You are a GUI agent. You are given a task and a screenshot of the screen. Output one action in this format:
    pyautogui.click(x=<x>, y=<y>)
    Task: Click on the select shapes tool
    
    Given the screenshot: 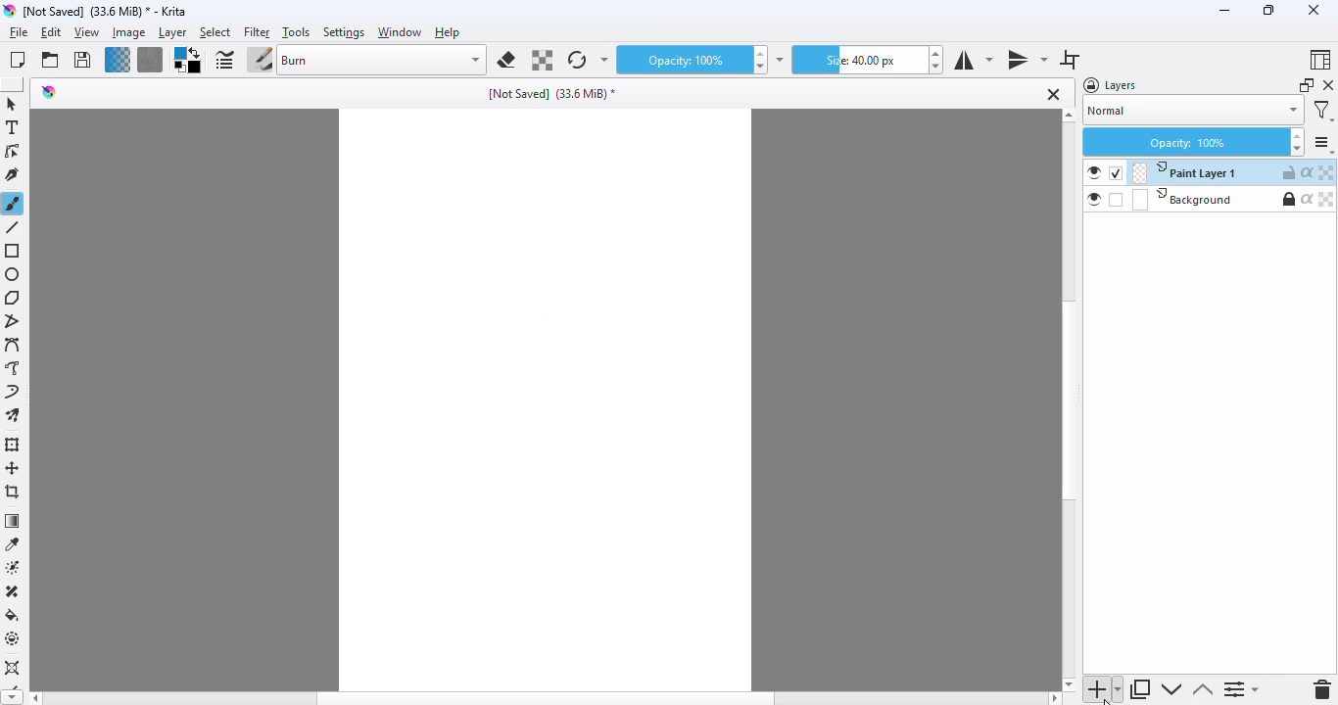 What is the action you would take?
    pyautogui.click(x=11, y=104)
    